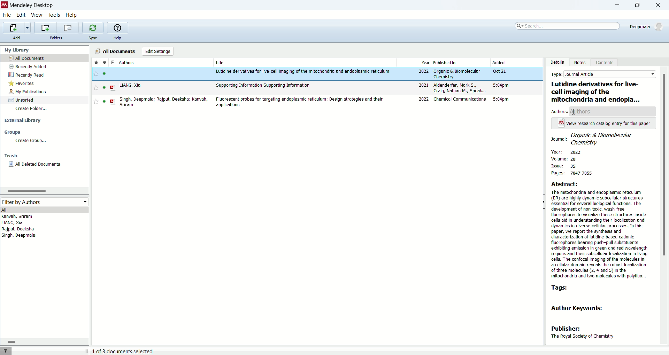 The width and height of the screenshot is (669, 355). I want to click on added, so click(505, 63).